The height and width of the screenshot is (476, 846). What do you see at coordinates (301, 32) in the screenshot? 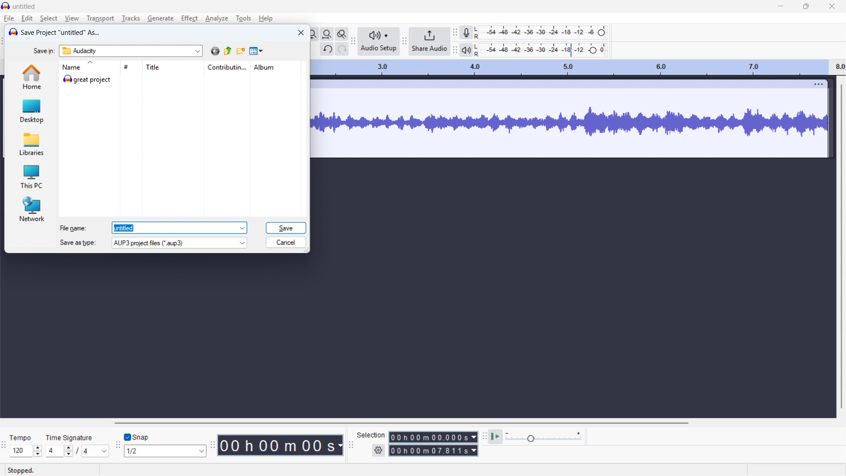
I see `close` at bounding box center [301, 32].